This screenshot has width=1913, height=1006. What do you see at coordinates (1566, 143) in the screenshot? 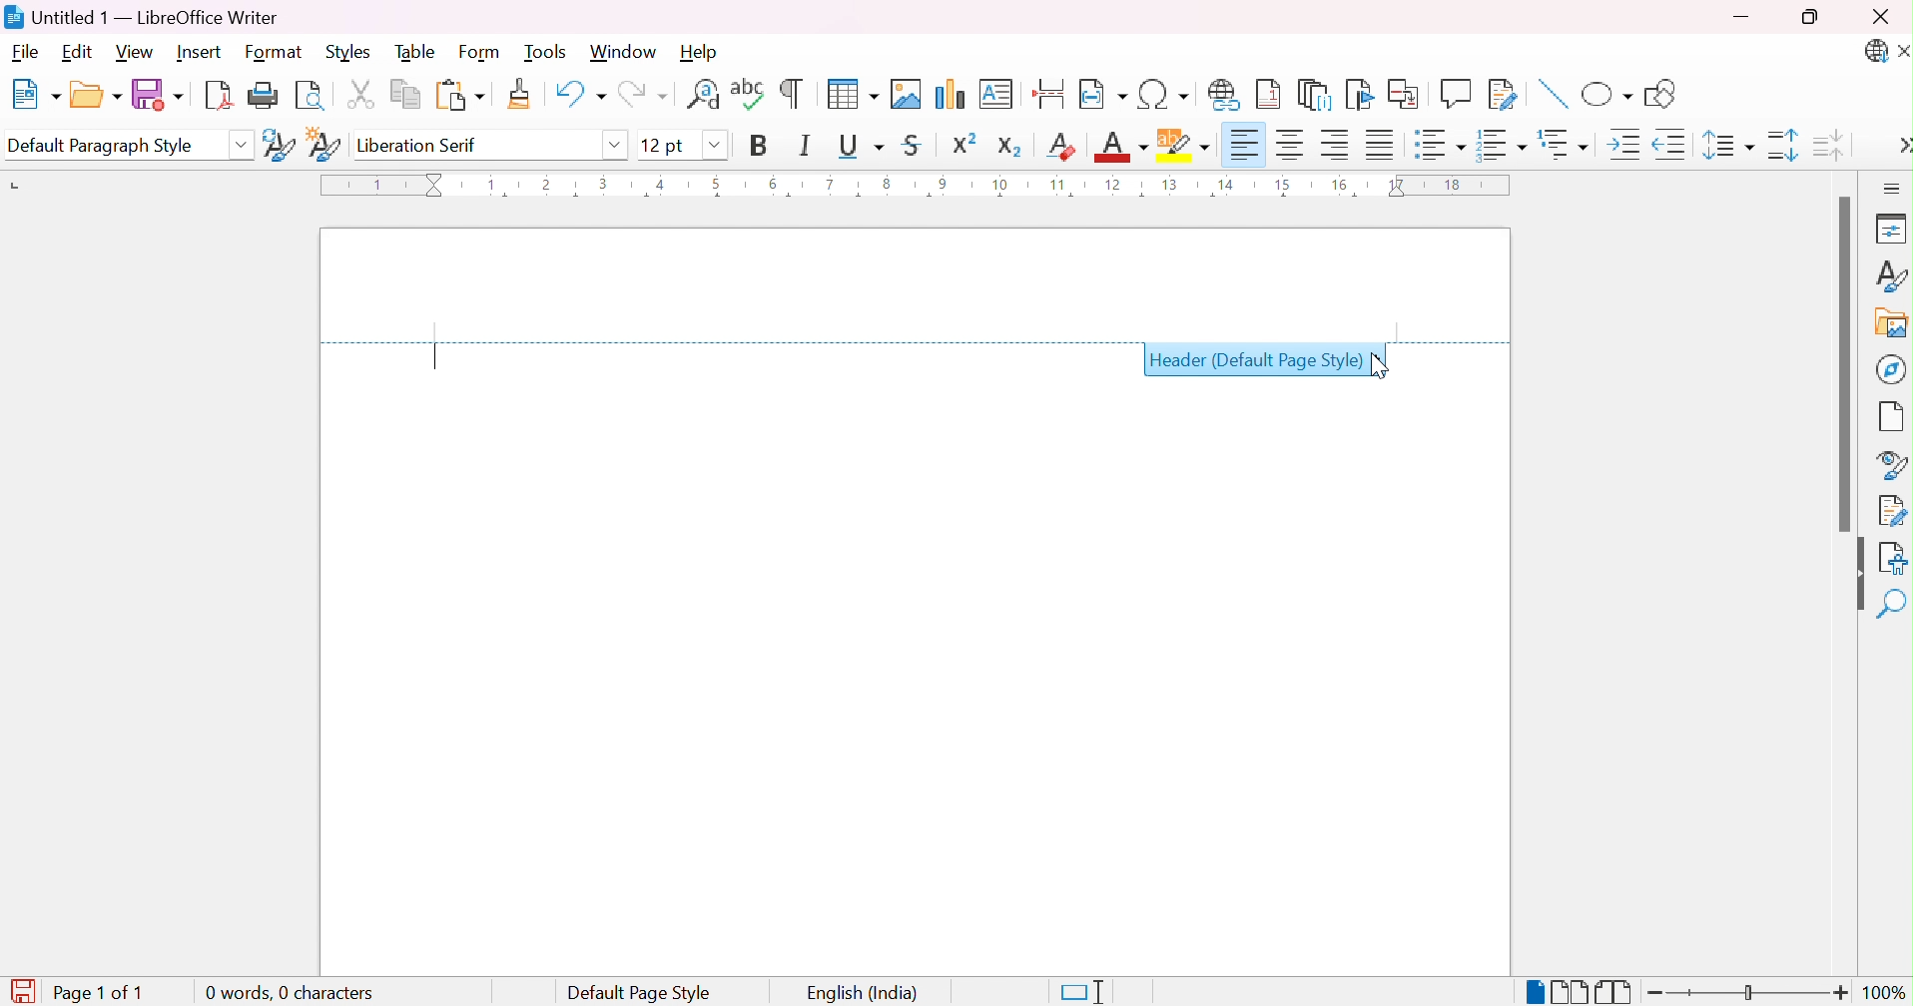
I see `Select outline format` at bounding box center [1566, 143].